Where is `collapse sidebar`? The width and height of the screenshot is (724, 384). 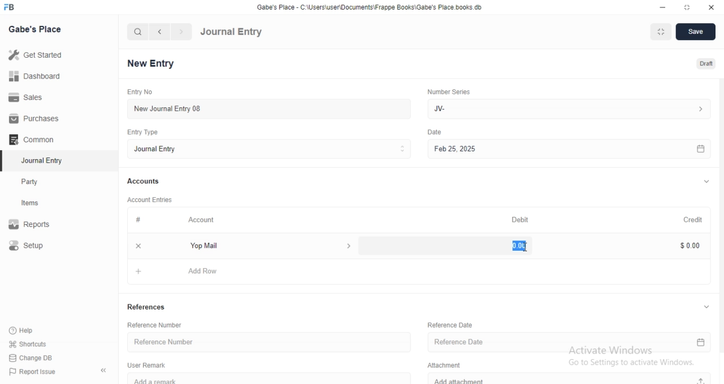 collapse sidebar is located at coordinates (104, 371).